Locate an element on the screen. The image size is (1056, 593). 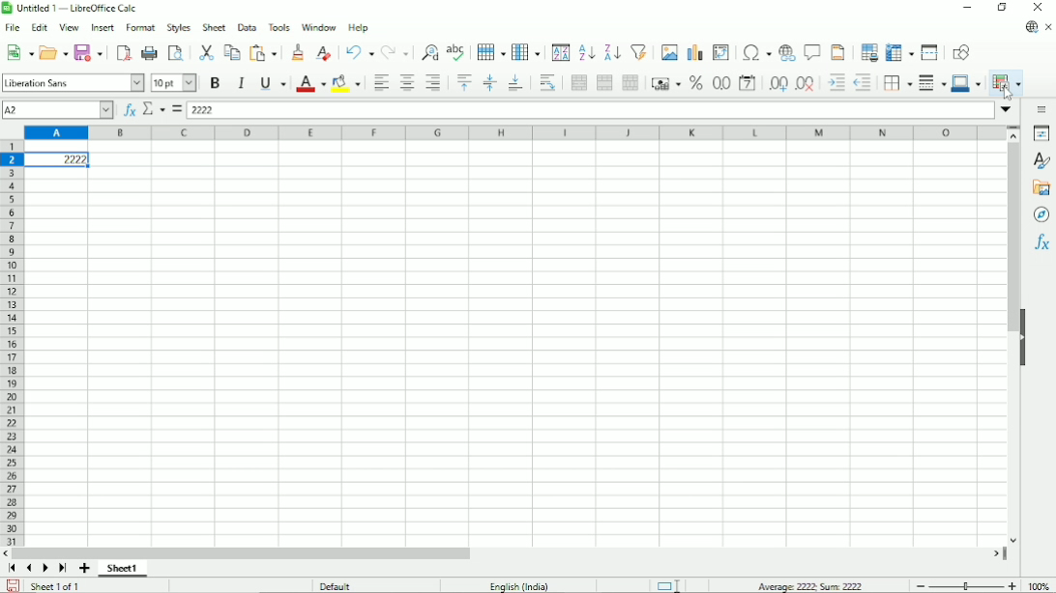
Gallery is located at coordinates (1041, 188).